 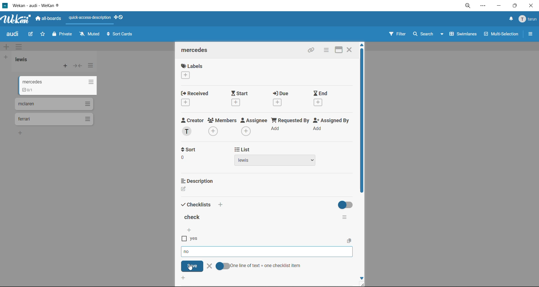 I want to click on cards, so click(x=53, y=119).